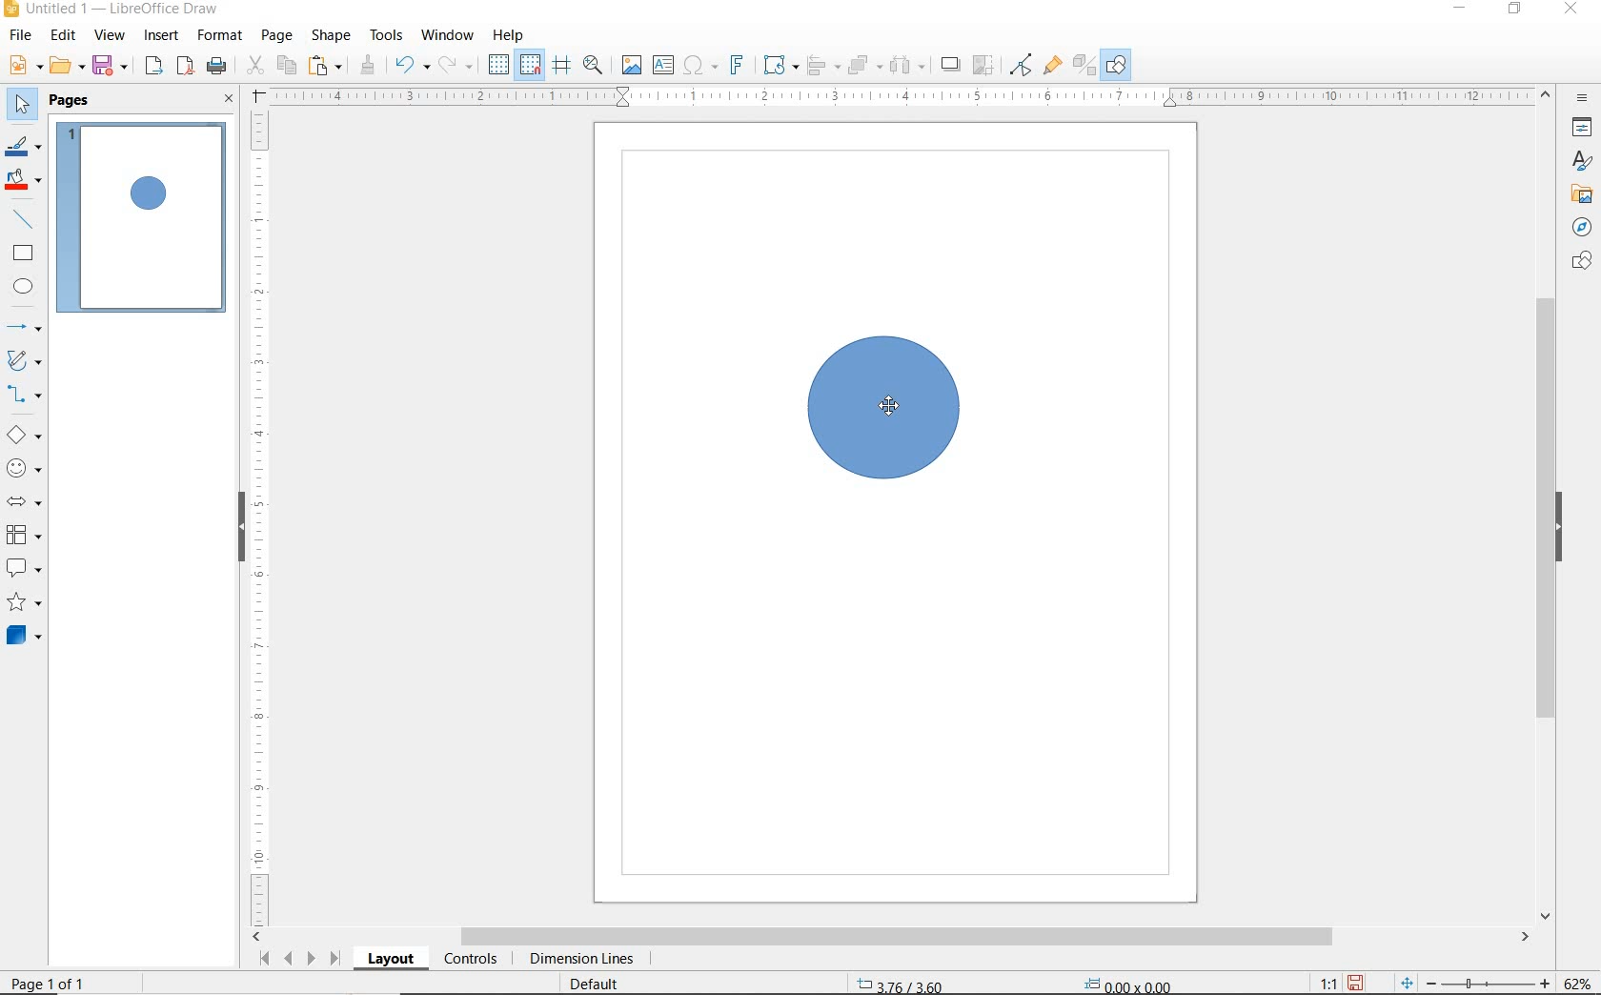 Image resolution: width=1601 pixels, height=995 pixels. Describe the element at coordinates (26, 254) in the screenshot. I see `RECTANGLE` at that location.